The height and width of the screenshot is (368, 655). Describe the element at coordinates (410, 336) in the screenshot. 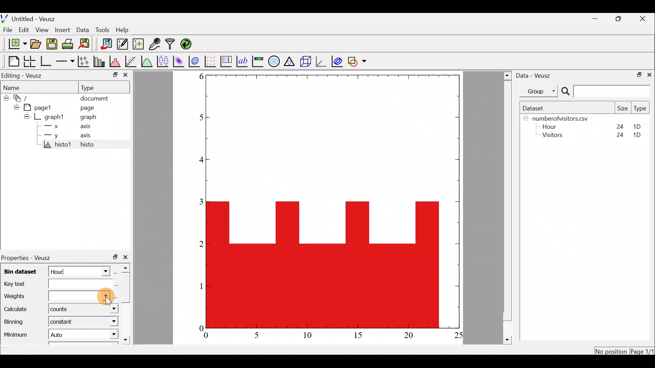

I see `20` at that location.